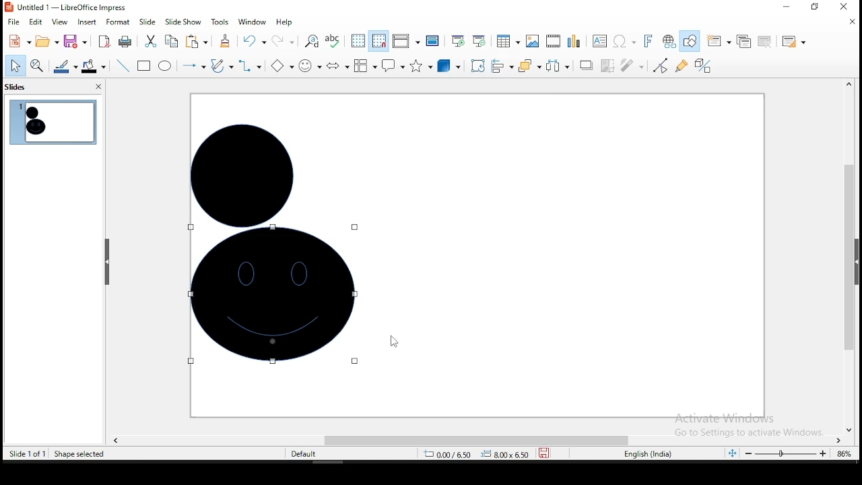  What do you see at coordinates (37, 22) in the screenshot?
I see `edit` at bounding box center [37, 22].